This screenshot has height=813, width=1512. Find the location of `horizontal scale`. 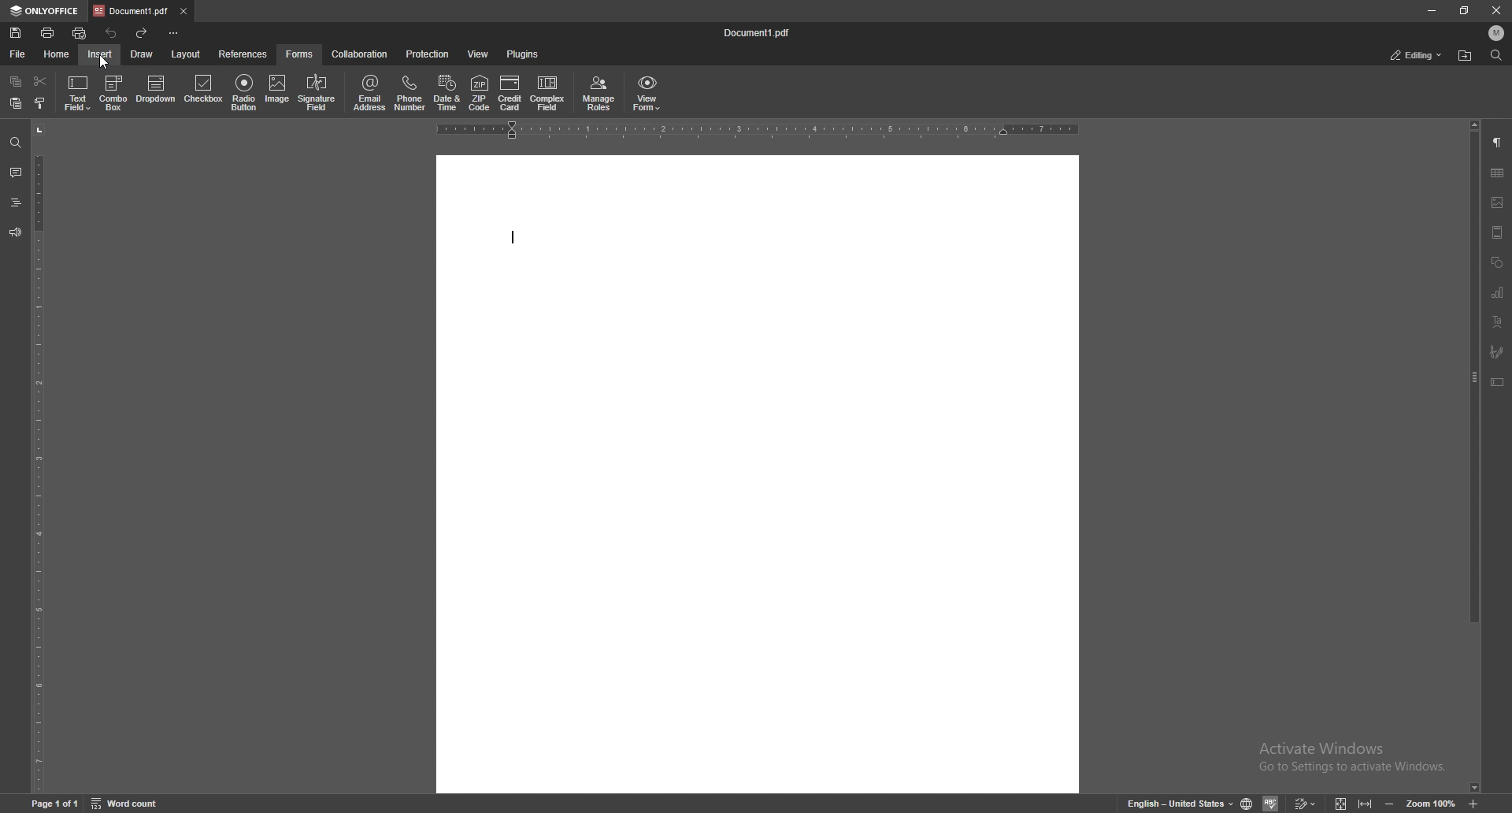

horizontal scale is located at coordinates (758, 131).